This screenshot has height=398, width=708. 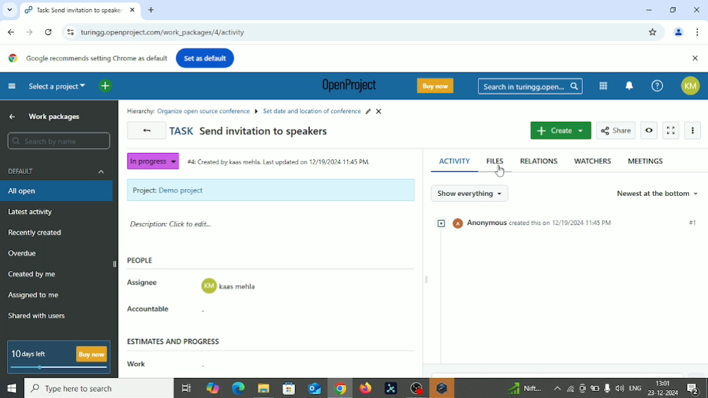 What do you see at coordinates (630, 84) in the screenshot?
I see `To notification center` at bounding box center [630, 84].